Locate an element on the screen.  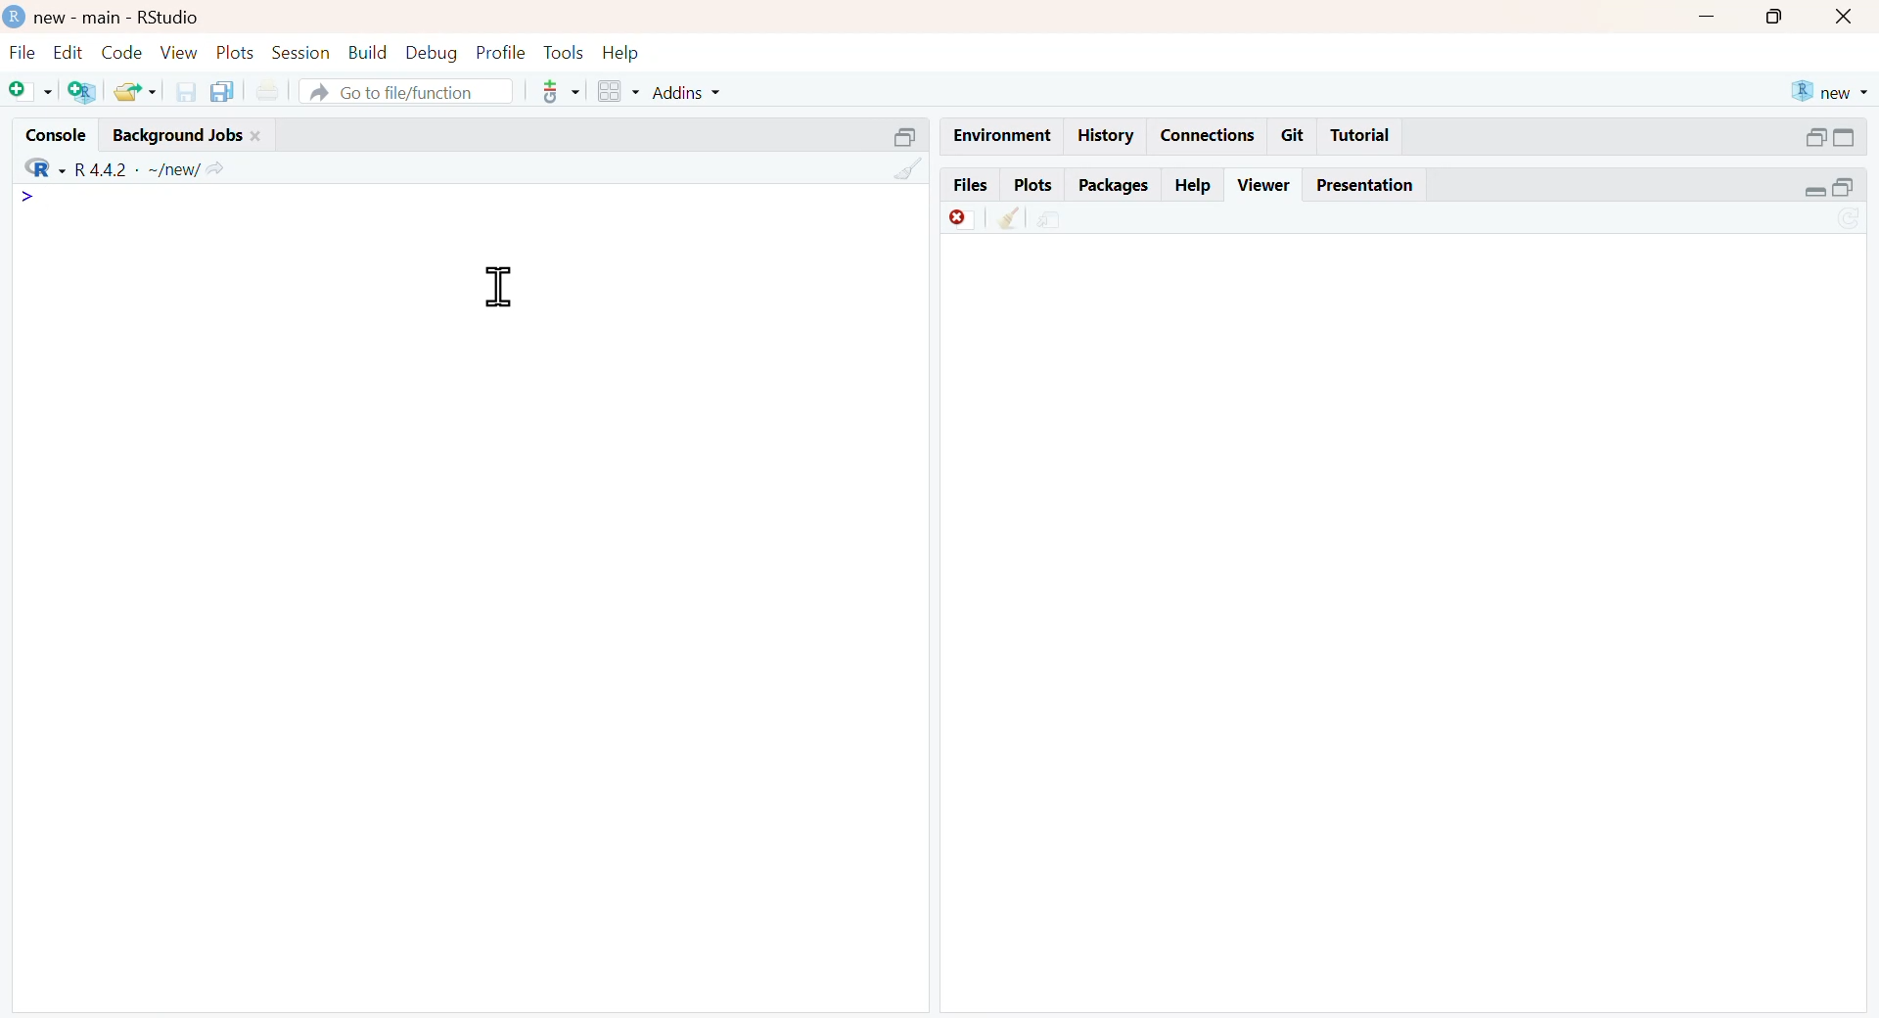
maximize is located at coordinates (1775, 18).